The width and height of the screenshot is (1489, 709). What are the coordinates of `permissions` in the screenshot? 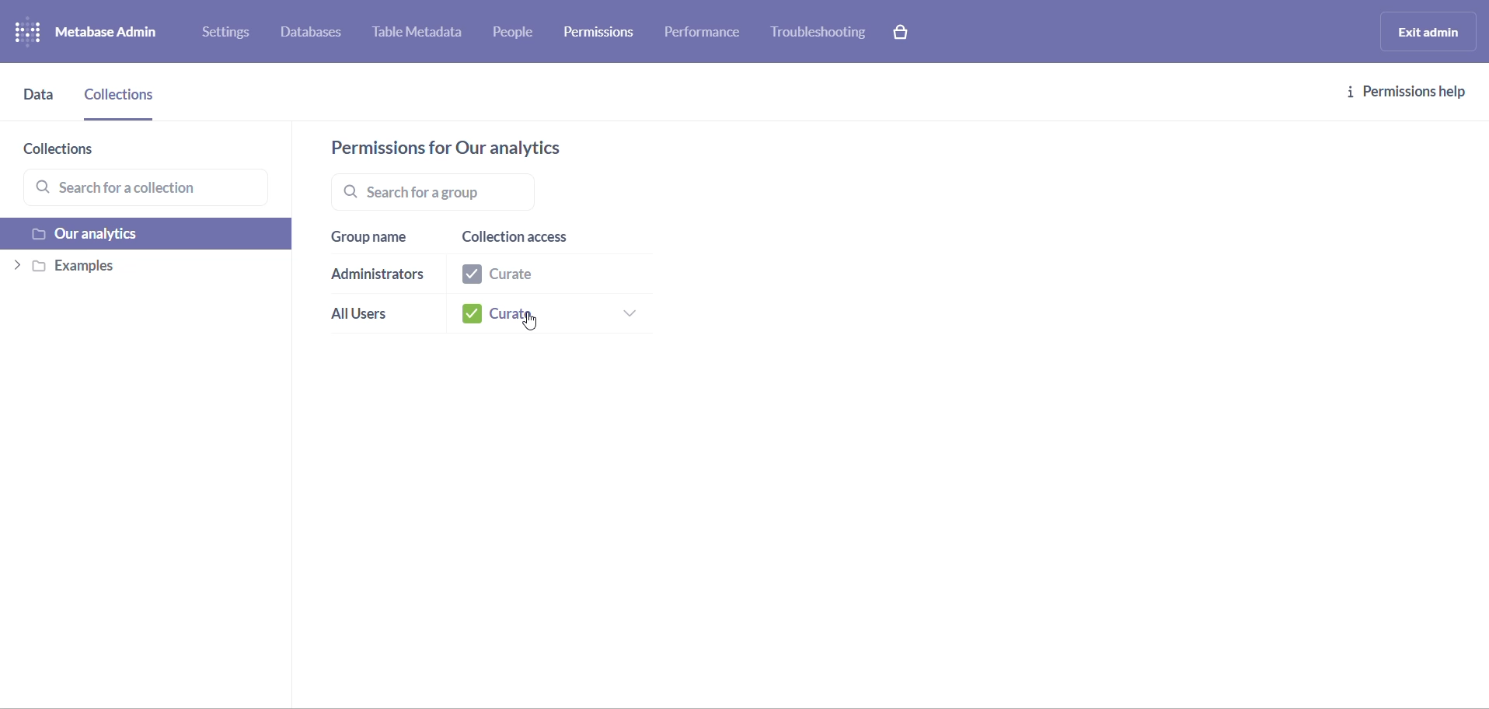 It's located at (604, 30).